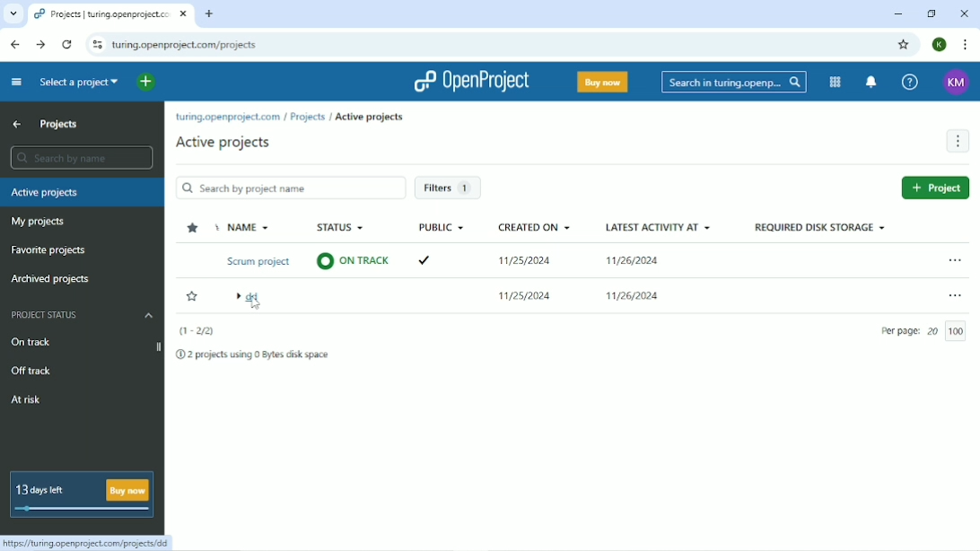 The height and width of the screenshot is (551, 980). What do you see at coordinates (836, 82) in the screenshot?
I see `Modules` at bounding box center [836, 82].